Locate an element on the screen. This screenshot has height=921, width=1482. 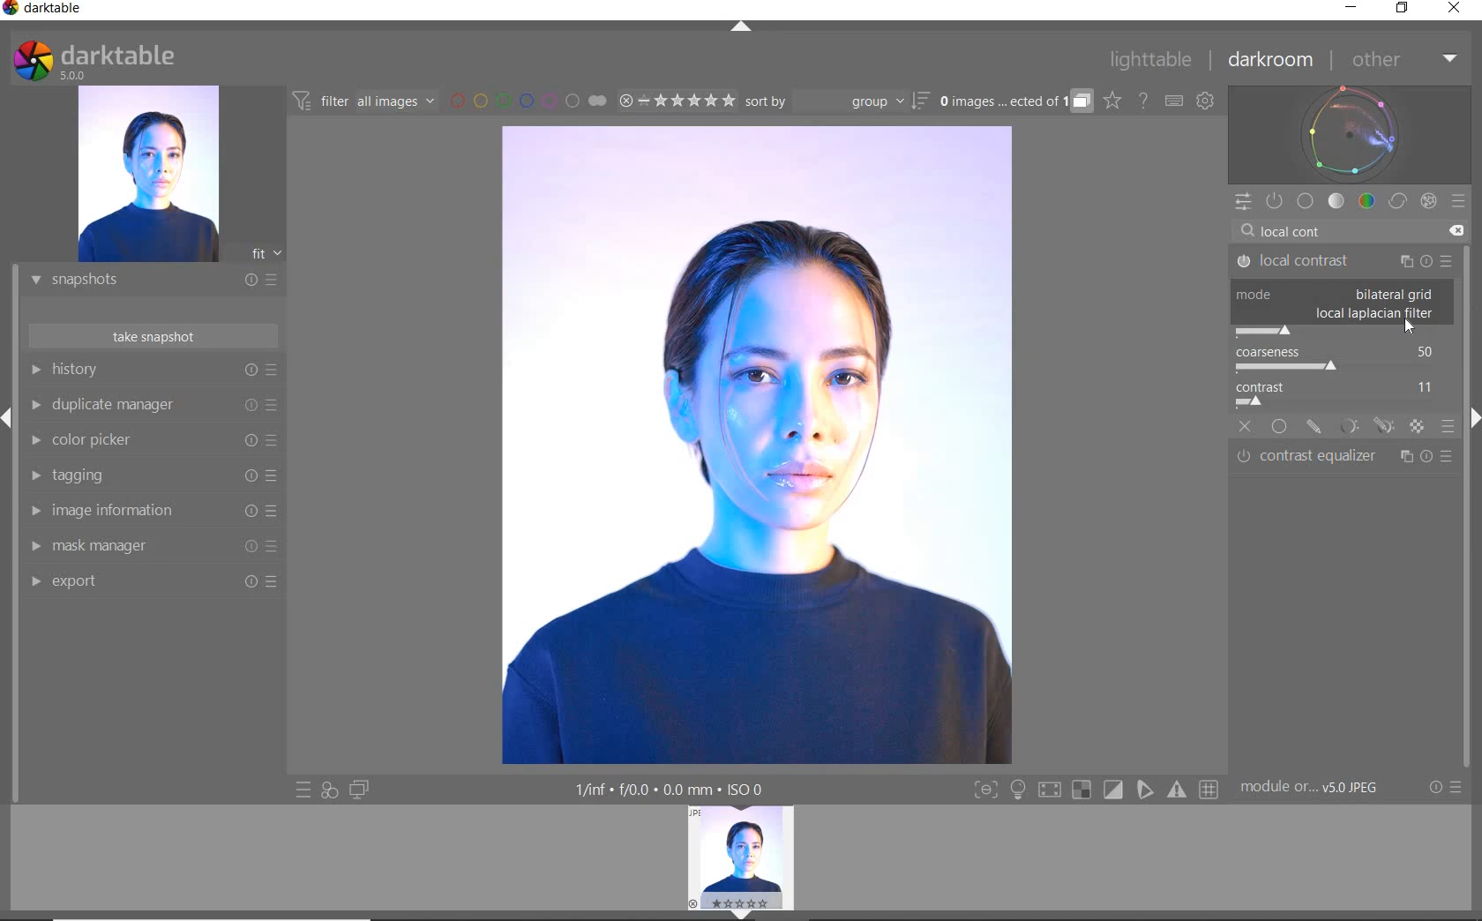
RESTORE is located at coordinates (1405, 9).